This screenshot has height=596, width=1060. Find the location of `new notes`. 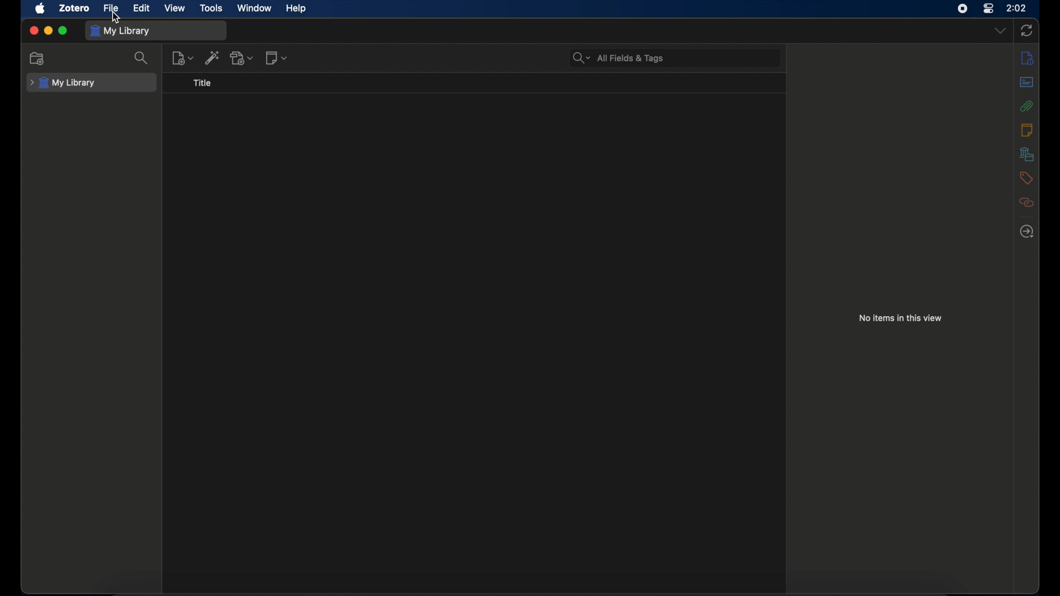

new notes is located at coordinates (278, 58).